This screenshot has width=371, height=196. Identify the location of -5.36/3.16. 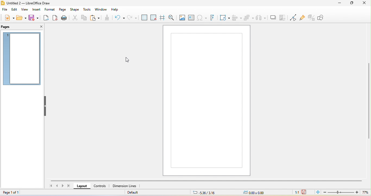
(205, 192).